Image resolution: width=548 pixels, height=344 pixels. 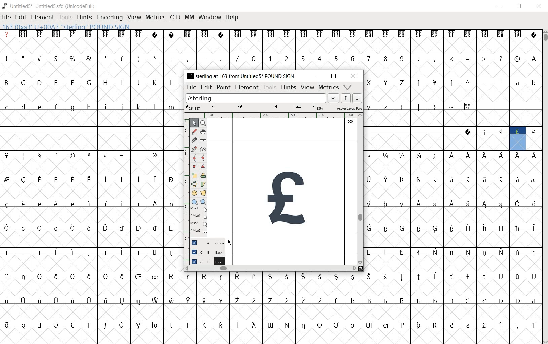 I want to click on Symbol, so click(x=8, y=252).